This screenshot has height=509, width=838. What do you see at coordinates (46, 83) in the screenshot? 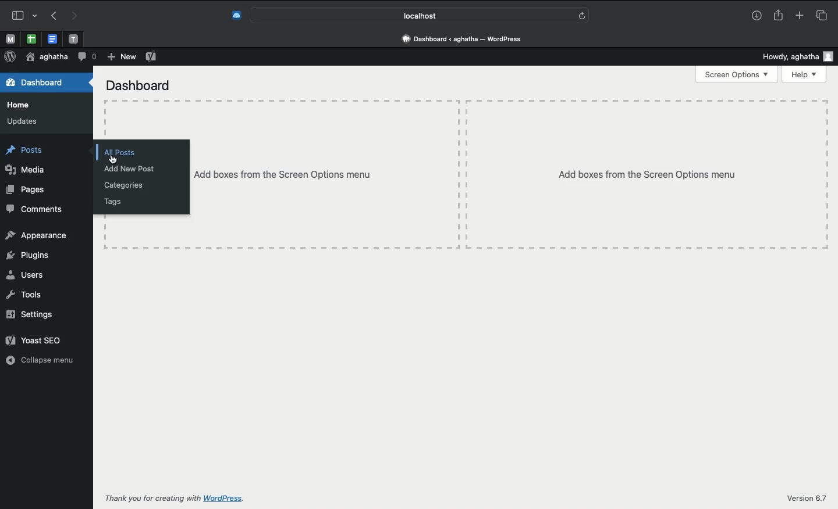
I see `Dashboard` at bounding box center [46, 83].